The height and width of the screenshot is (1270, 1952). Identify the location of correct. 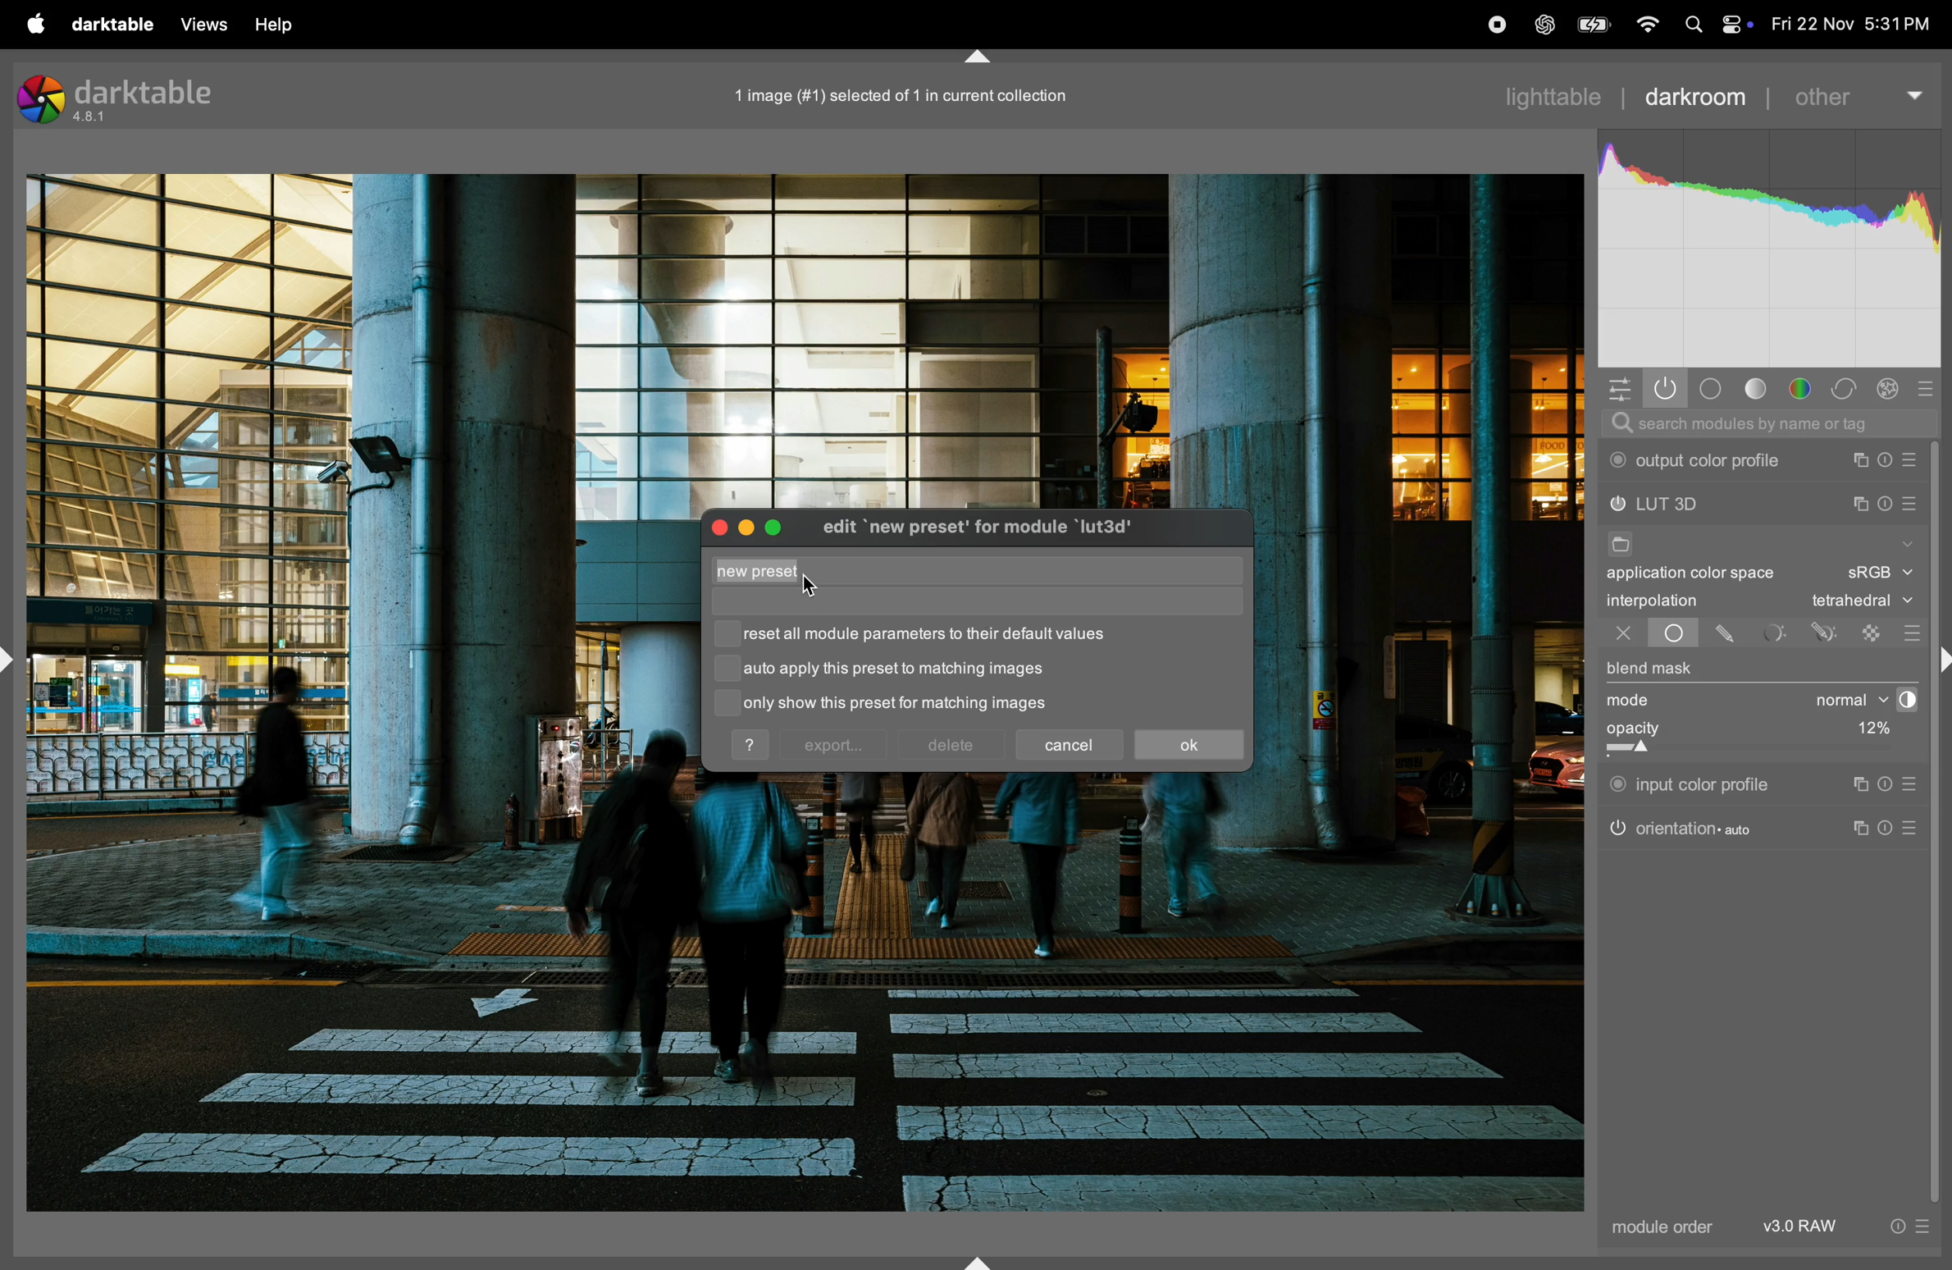
(1891, 389).